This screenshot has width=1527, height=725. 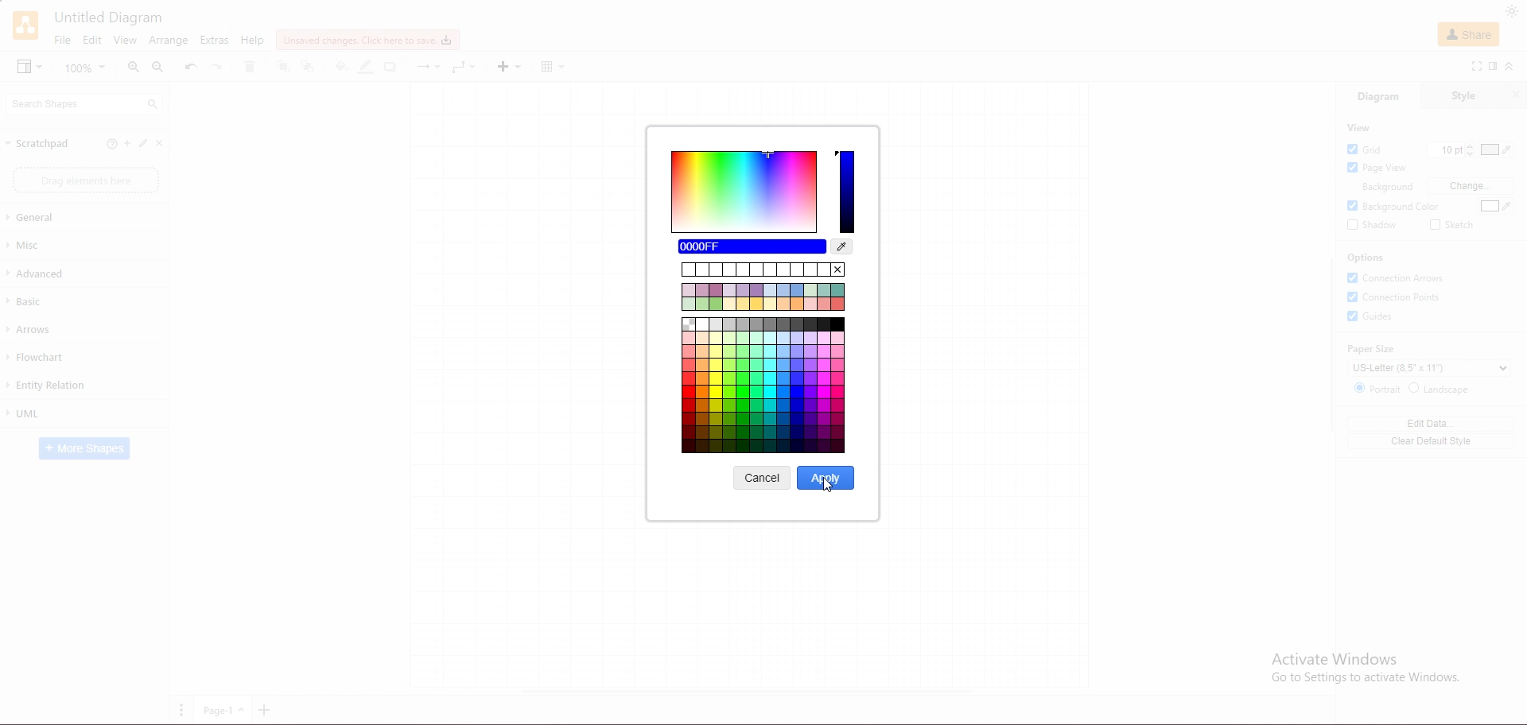 What do you see at coordinates (763, 386) in the screenshot?
I see `color options` at bounding box center [763, 386].